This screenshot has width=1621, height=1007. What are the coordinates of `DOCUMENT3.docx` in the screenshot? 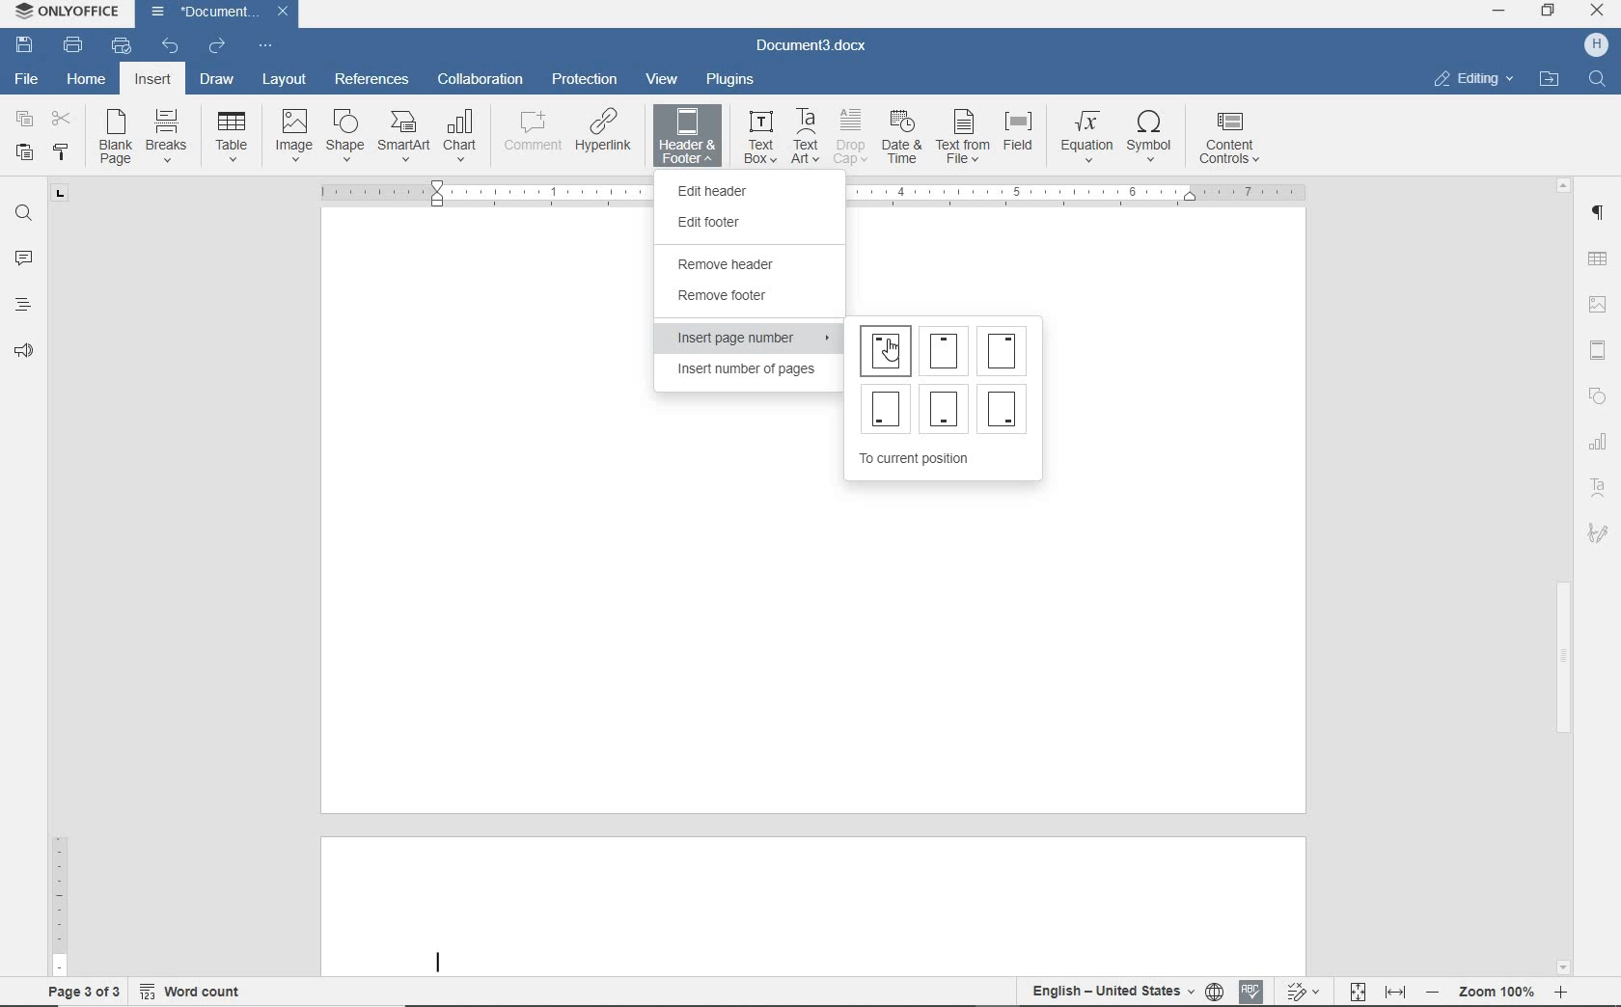 It's located at (813, 46).